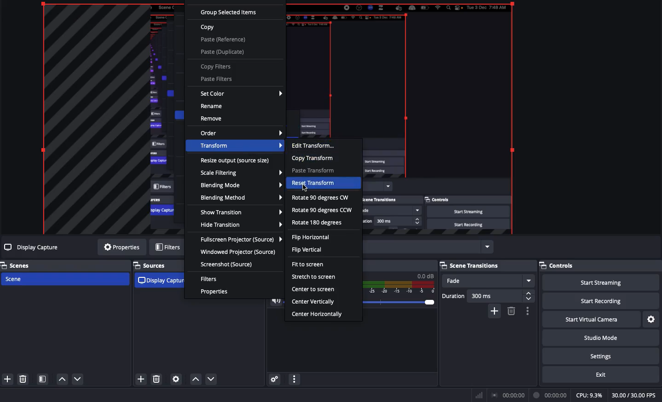 The height and width of the screenshot is (402, 662). Describe the element at coordinates (334, 183) in the screenshot. I see `Reset transform` at that location.